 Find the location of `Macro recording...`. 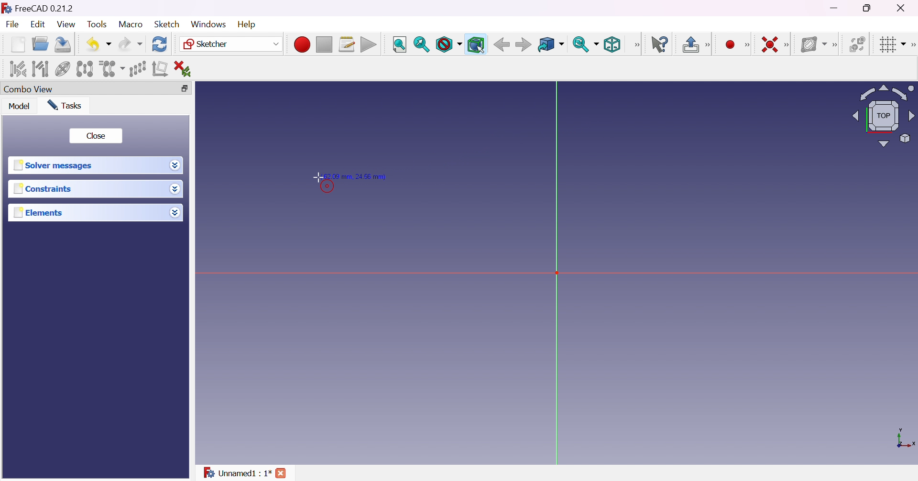

Macro recording... is located at coordinates (302, 43).